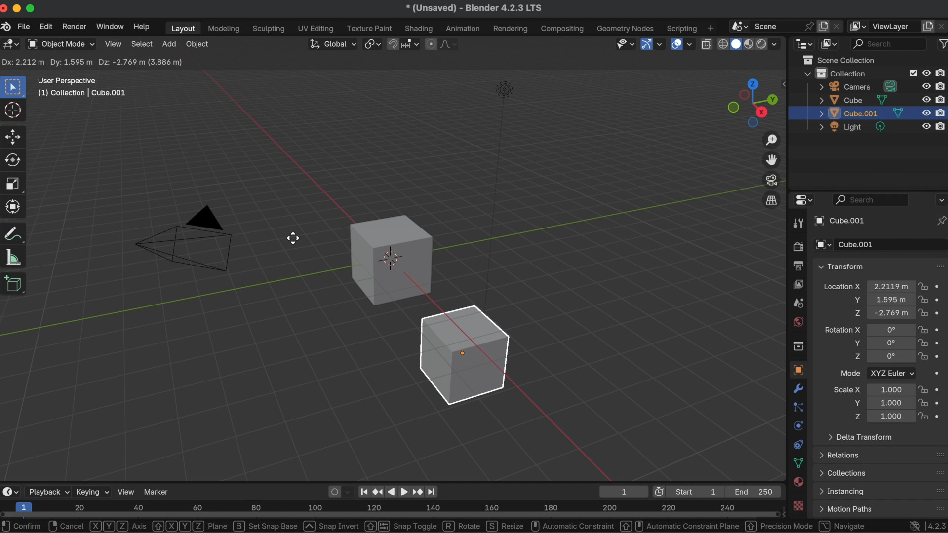 Image resolution: width=948 pixels, height=533 pixels. Describe the element at coordinates (856, 343) in the screenshot. I see `rotation Y` at that location.